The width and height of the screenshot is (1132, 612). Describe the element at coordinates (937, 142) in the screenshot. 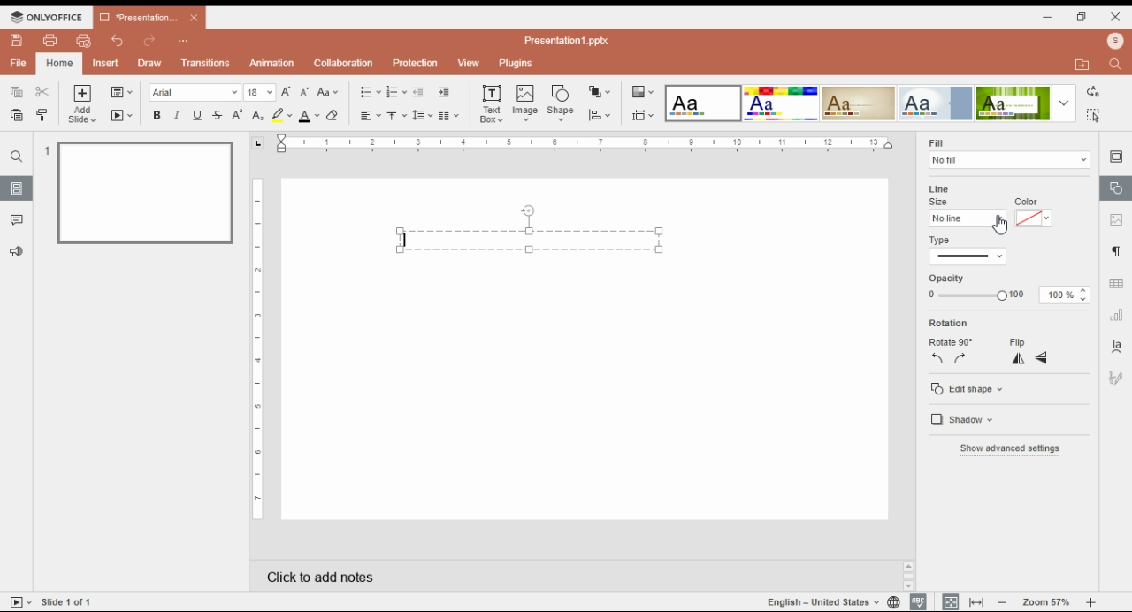

I see `fill` at that location.